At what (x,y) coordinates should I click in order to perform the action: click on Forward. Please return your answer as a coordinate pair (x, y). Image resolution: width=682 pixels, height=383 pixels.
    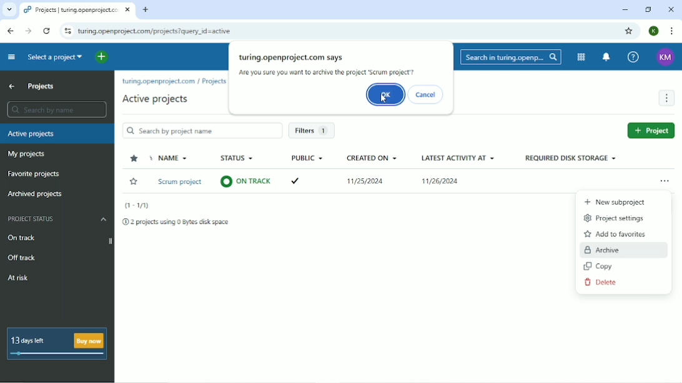
    Looking at the image, I should click on (28, 31).